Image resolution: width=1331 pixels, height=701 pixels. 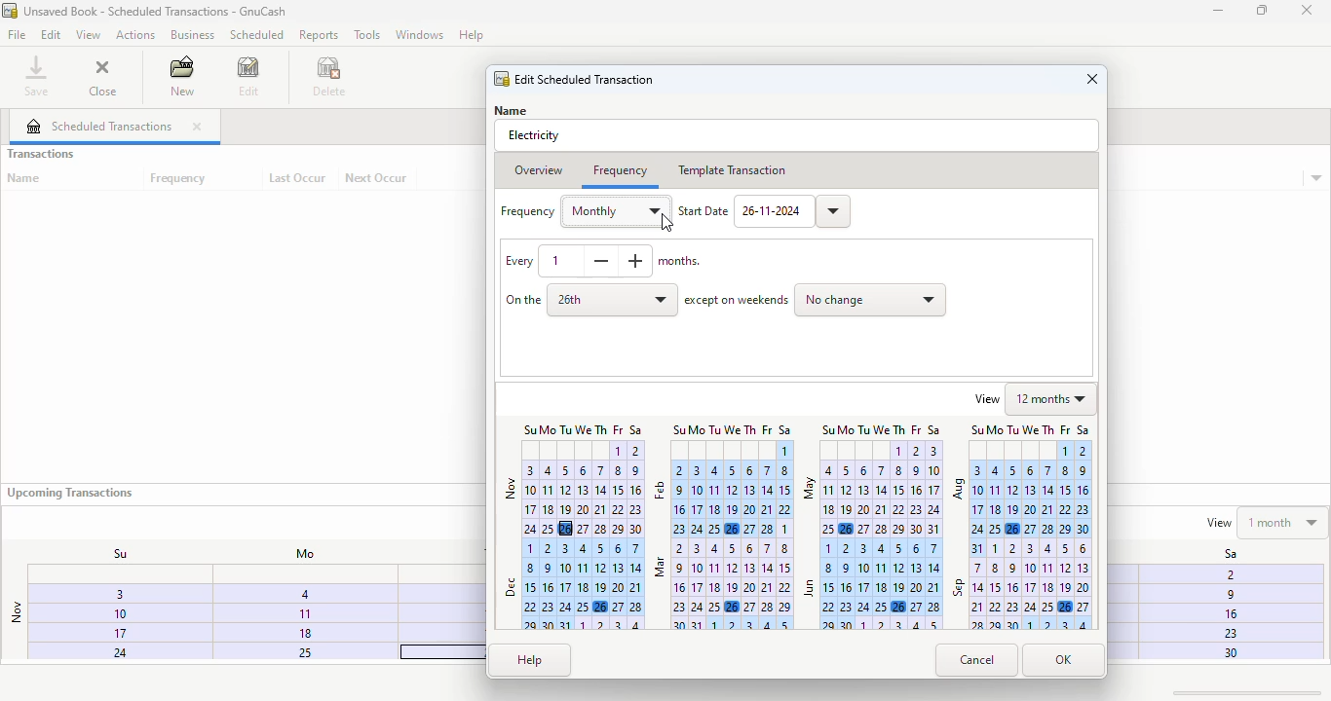 I want to click on 26th, so click(x=613, y=300).